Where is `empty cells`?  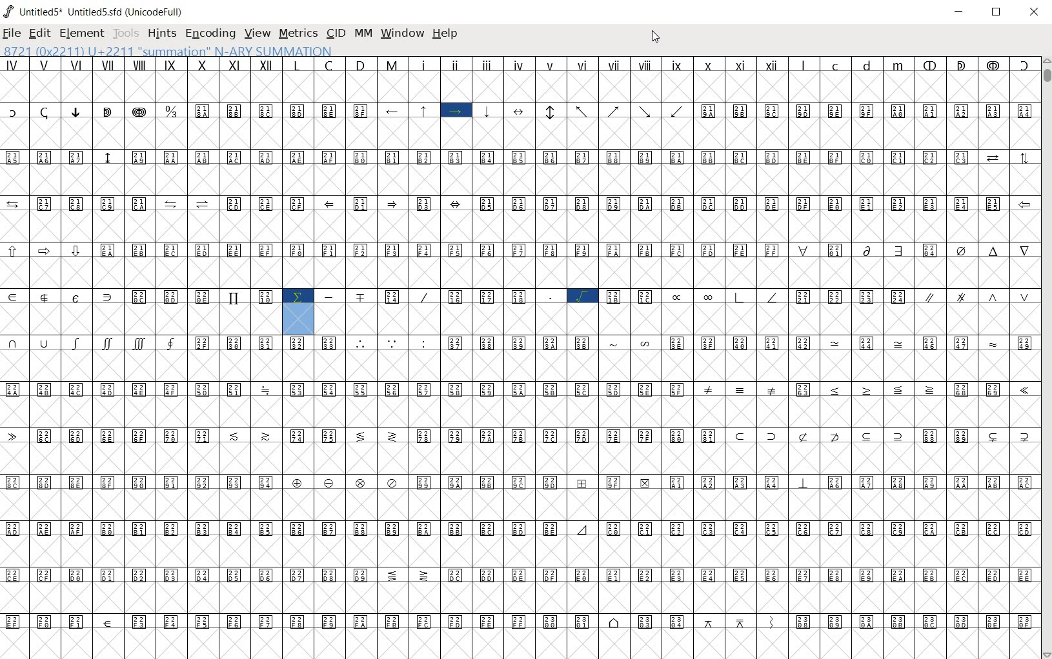
empty cells is located at coordinates (521, 597).